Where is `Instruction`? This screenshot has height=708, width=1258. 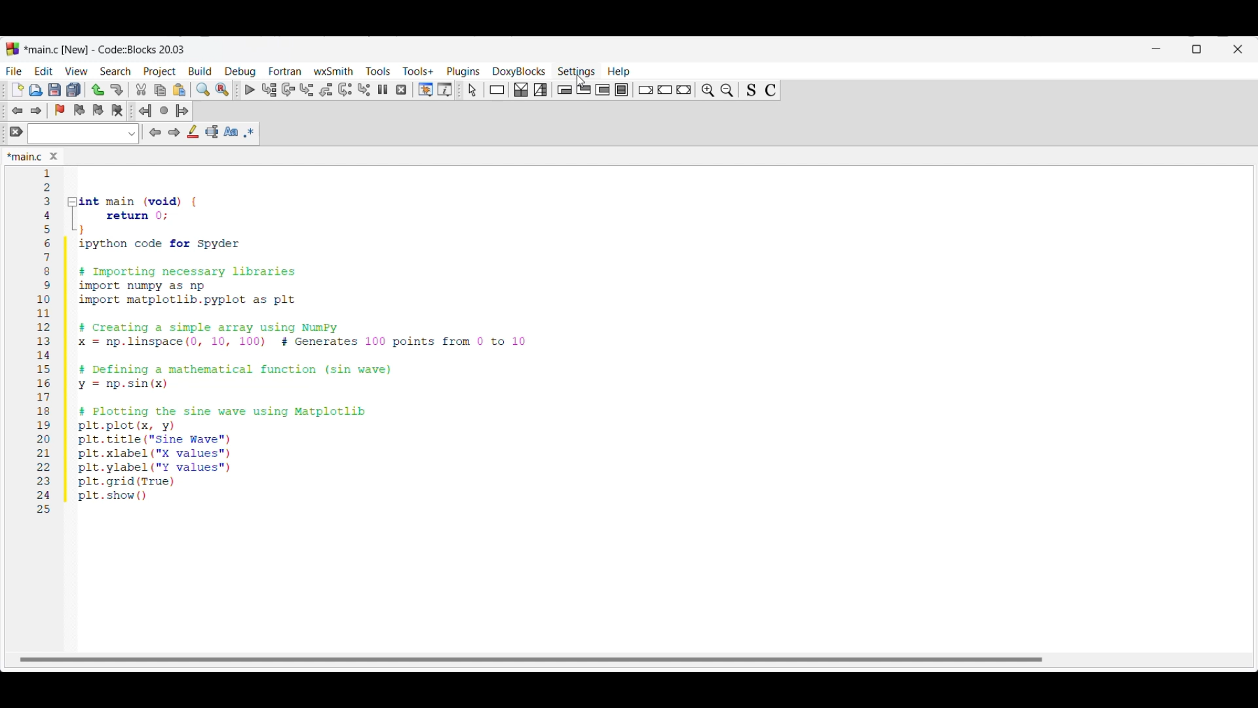
Instruction is located at coordinates (497, 90).